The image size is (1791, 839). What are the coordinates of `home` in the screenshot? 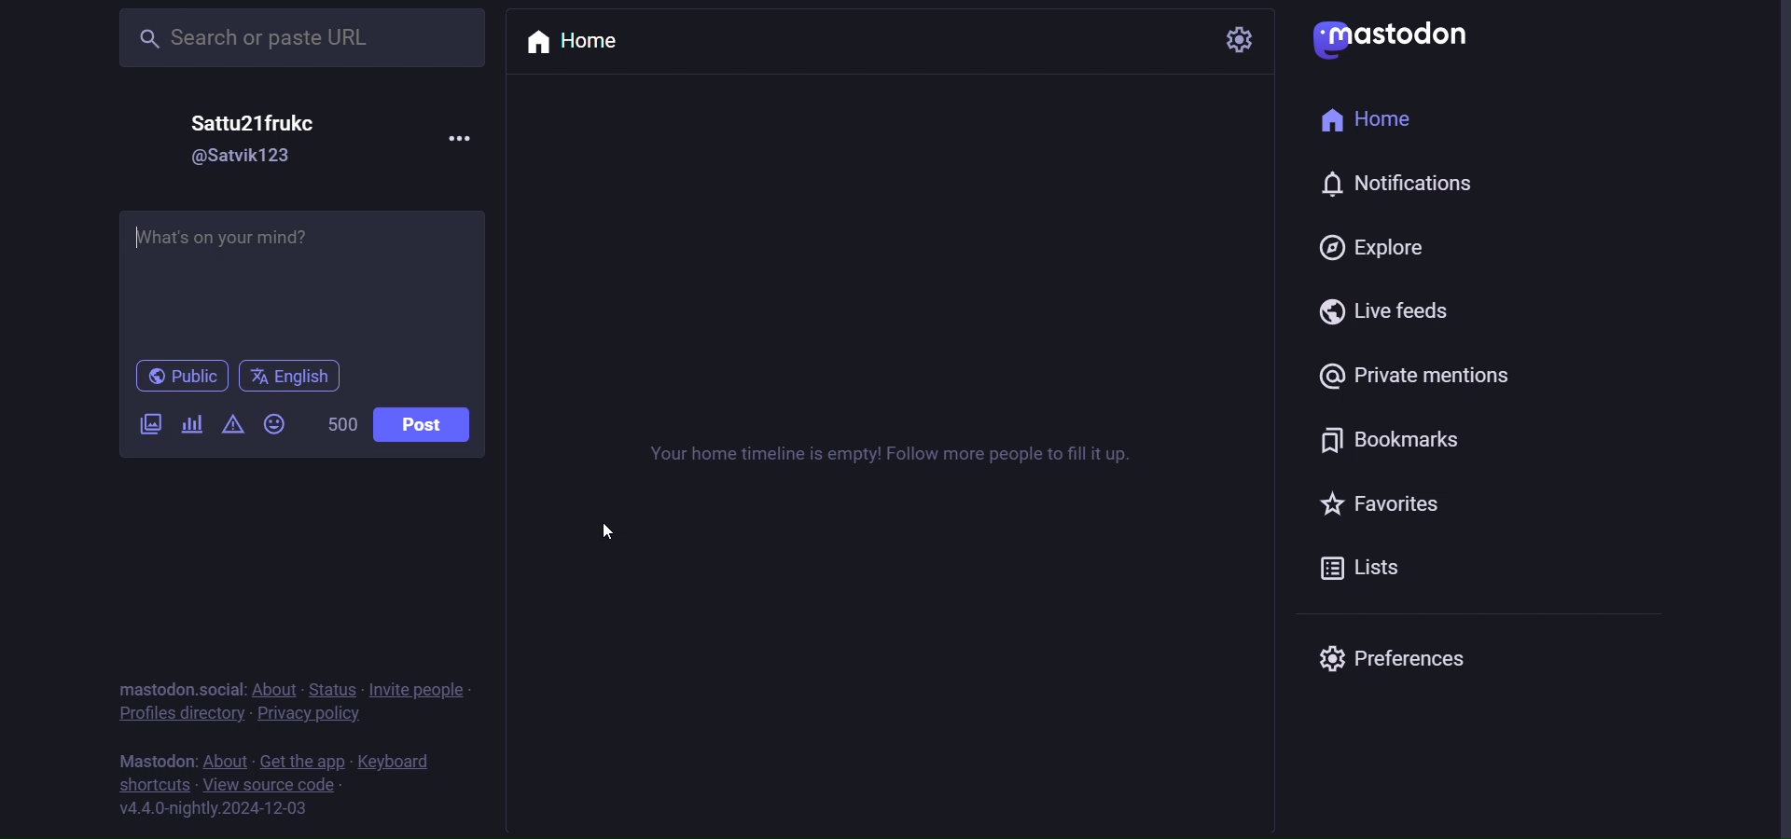 It's located at (1372, 119).